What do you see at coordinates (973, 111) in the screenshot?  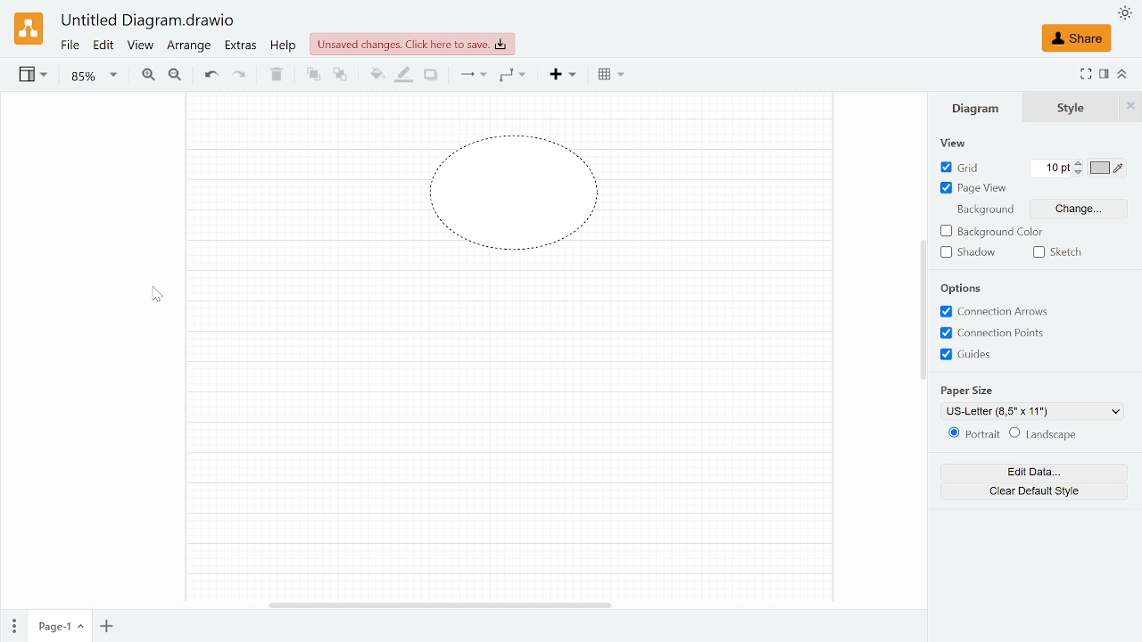 I see `Diagram` at bounding box center [973, 111].